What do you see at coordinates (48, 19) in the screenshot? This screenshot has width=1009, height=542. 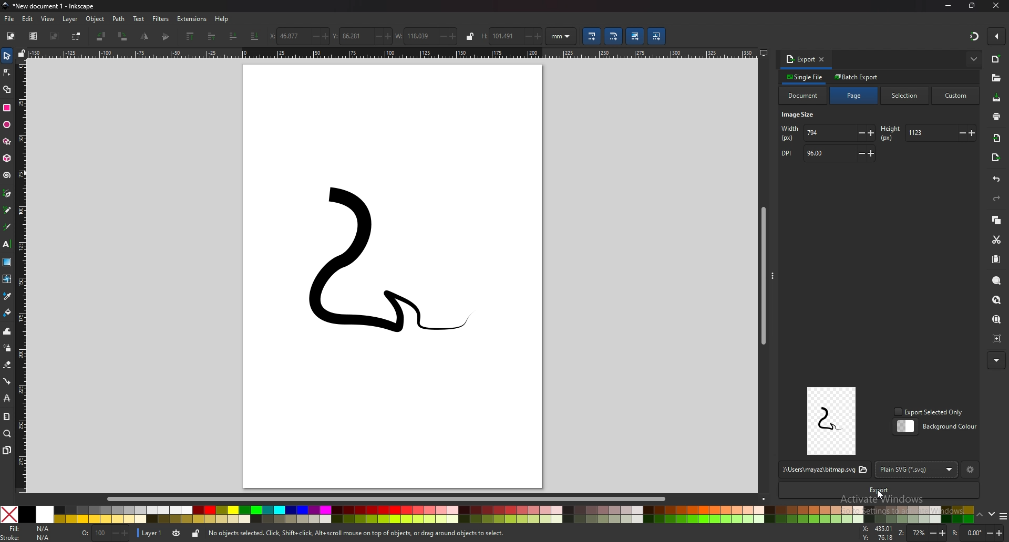 I see `view` at bounding box center [48, 19].